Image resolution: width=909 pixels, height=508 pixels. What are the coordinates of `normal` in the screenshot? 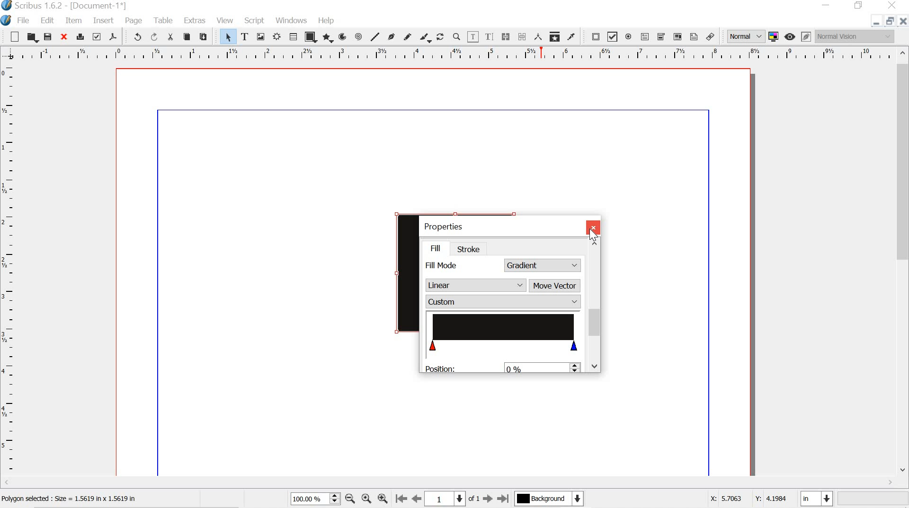 It's located at (745, 36).